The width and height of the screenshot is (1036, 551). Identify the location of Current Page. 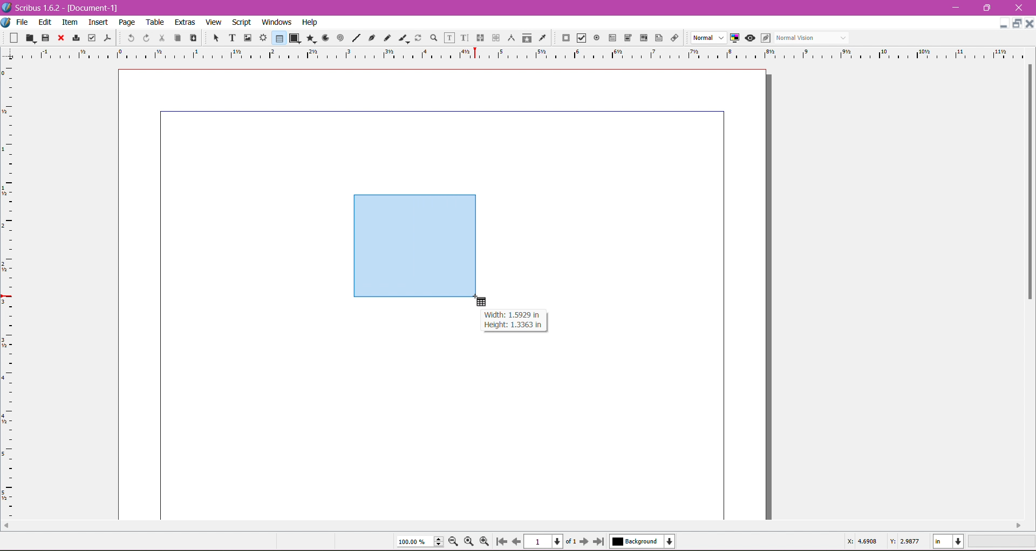
(545, 540).